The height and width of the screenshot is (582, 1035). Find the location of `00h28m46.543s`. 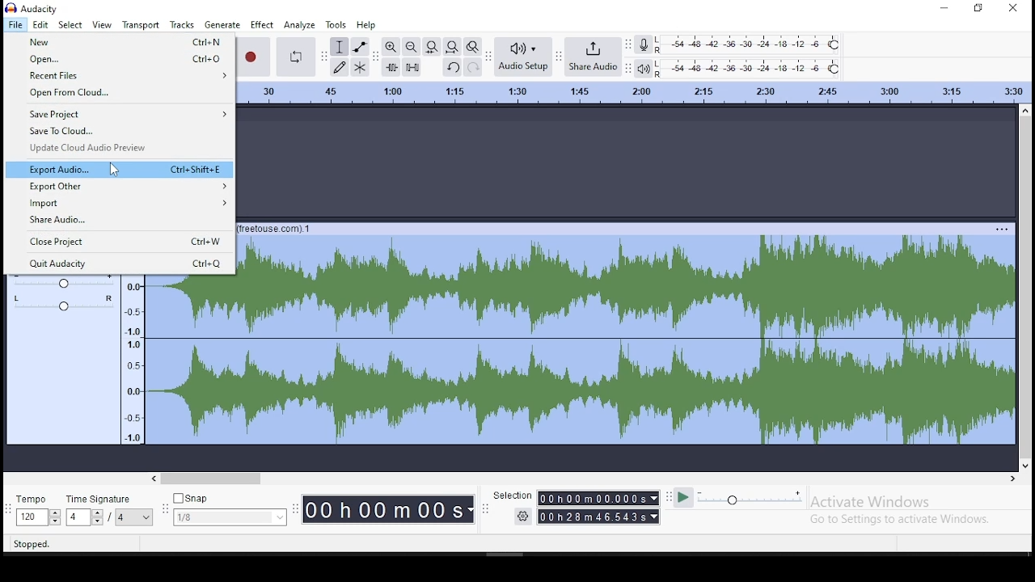

00h28m46.543s is located at coordinates (598, 517).